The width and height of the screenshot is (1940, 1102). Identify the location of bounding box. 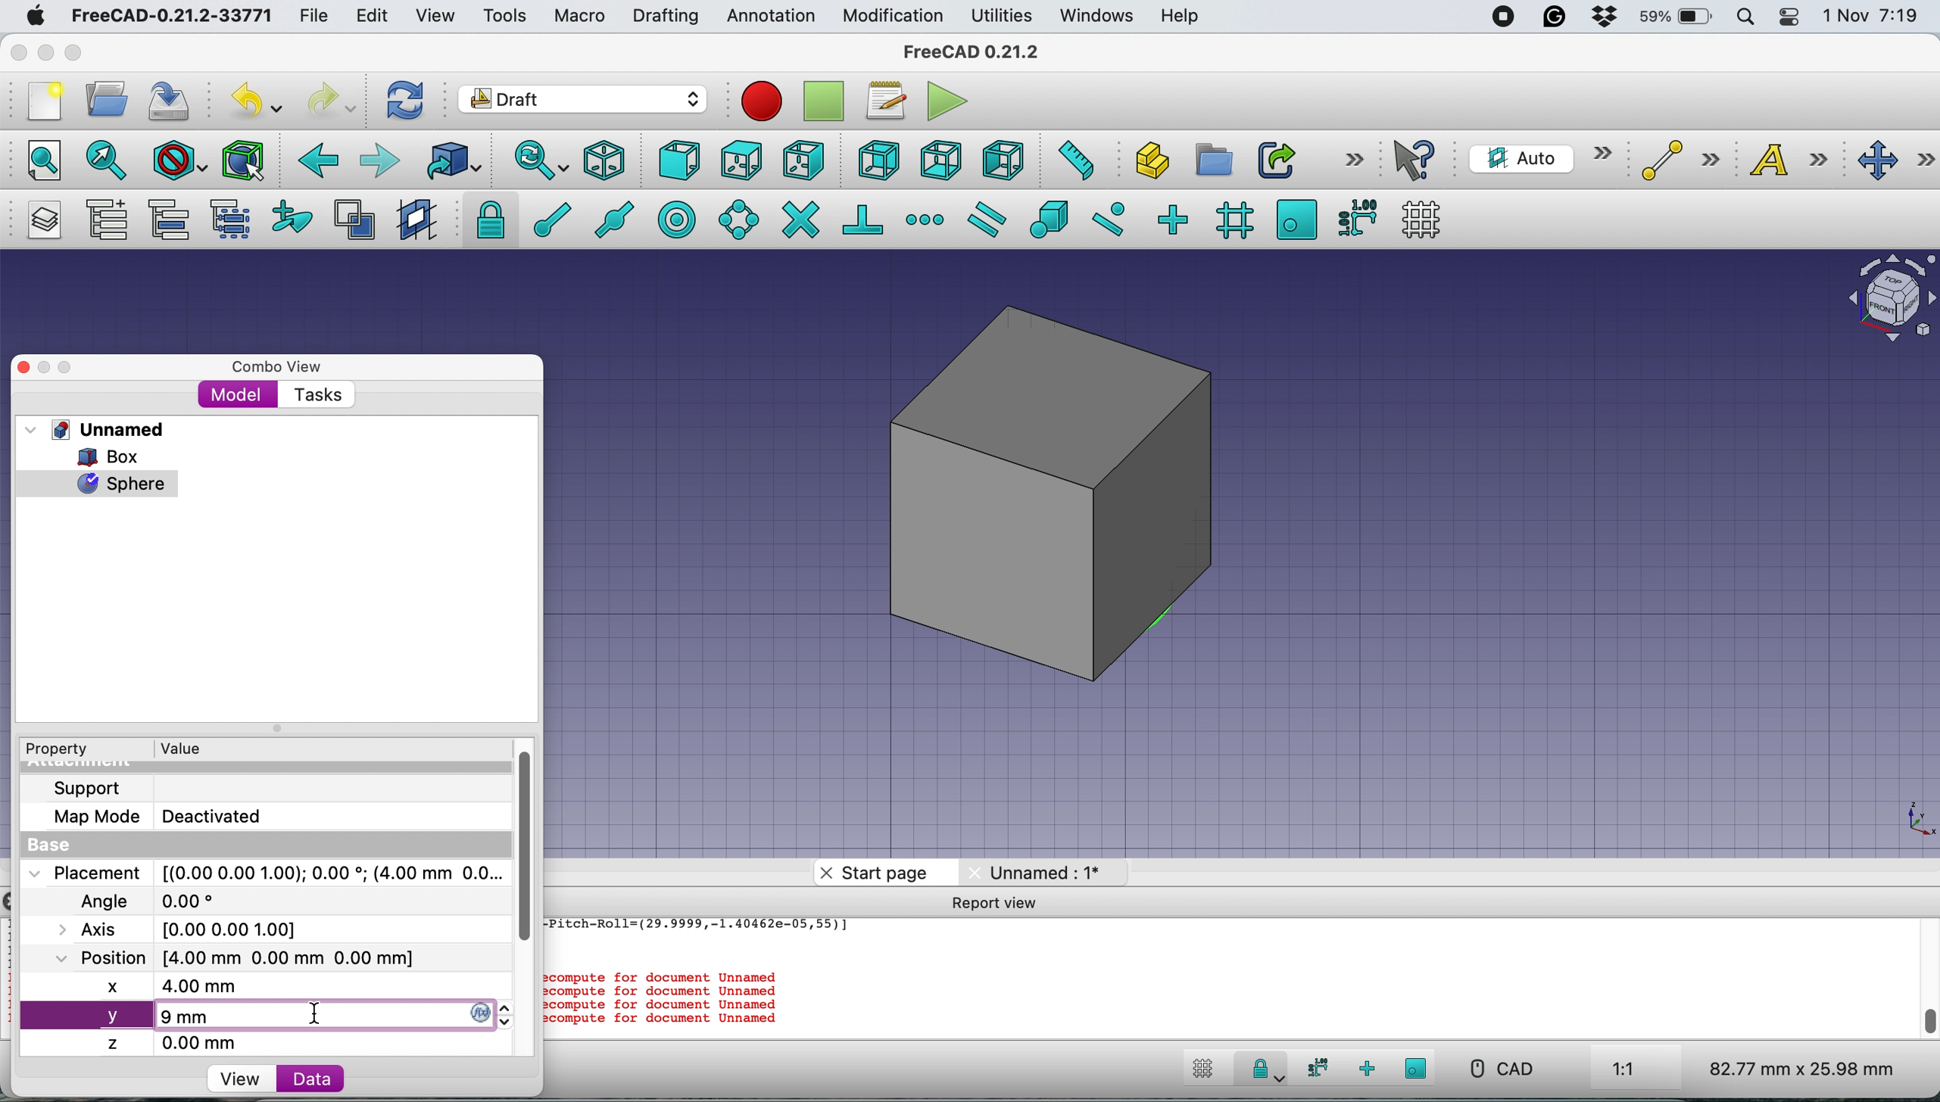
(242, 160).